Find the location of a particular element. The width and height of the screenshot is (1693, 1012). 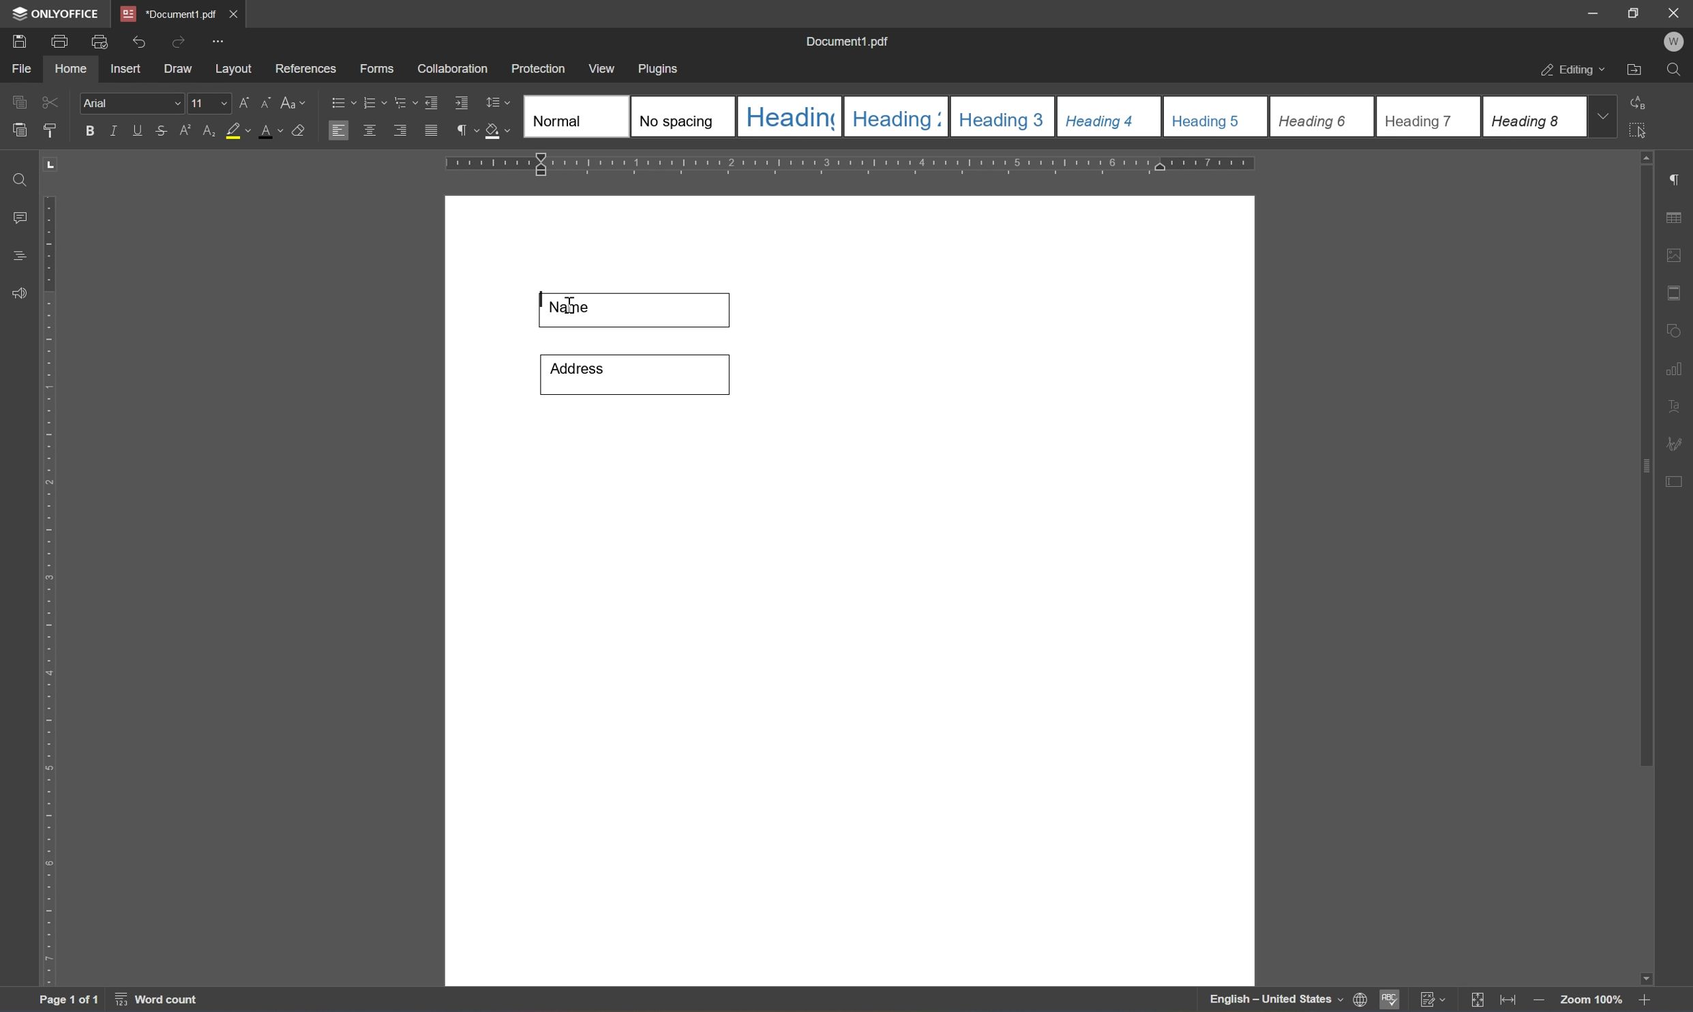

home is located at coordinates (74, 72).